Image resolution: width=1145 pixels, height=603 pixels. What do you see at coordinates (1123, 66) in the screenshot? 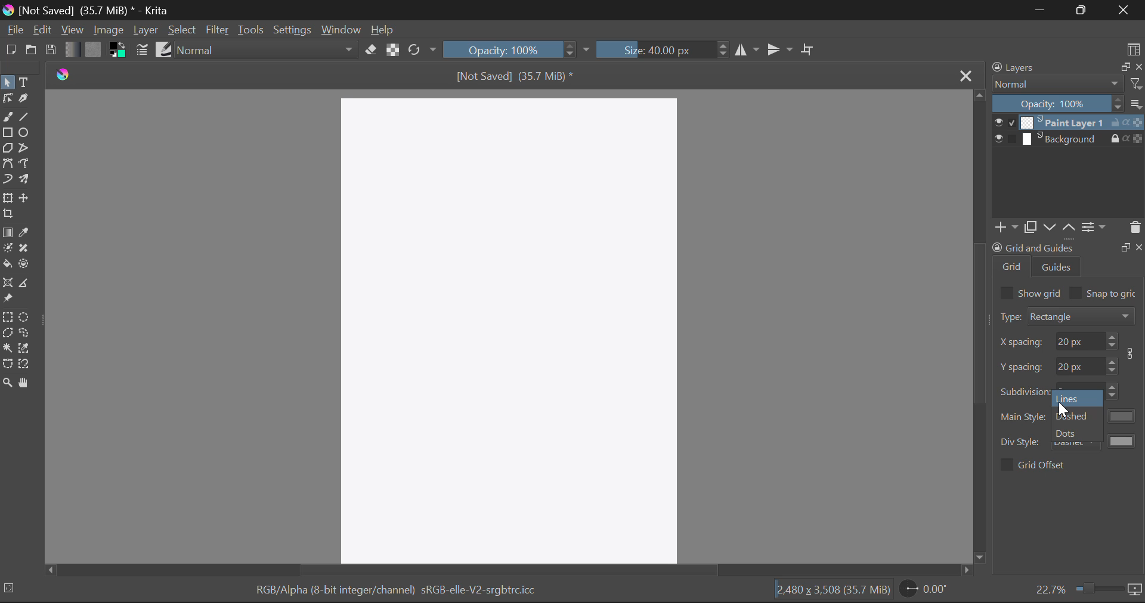
I see `copy` at bounding box center [1123, 66].